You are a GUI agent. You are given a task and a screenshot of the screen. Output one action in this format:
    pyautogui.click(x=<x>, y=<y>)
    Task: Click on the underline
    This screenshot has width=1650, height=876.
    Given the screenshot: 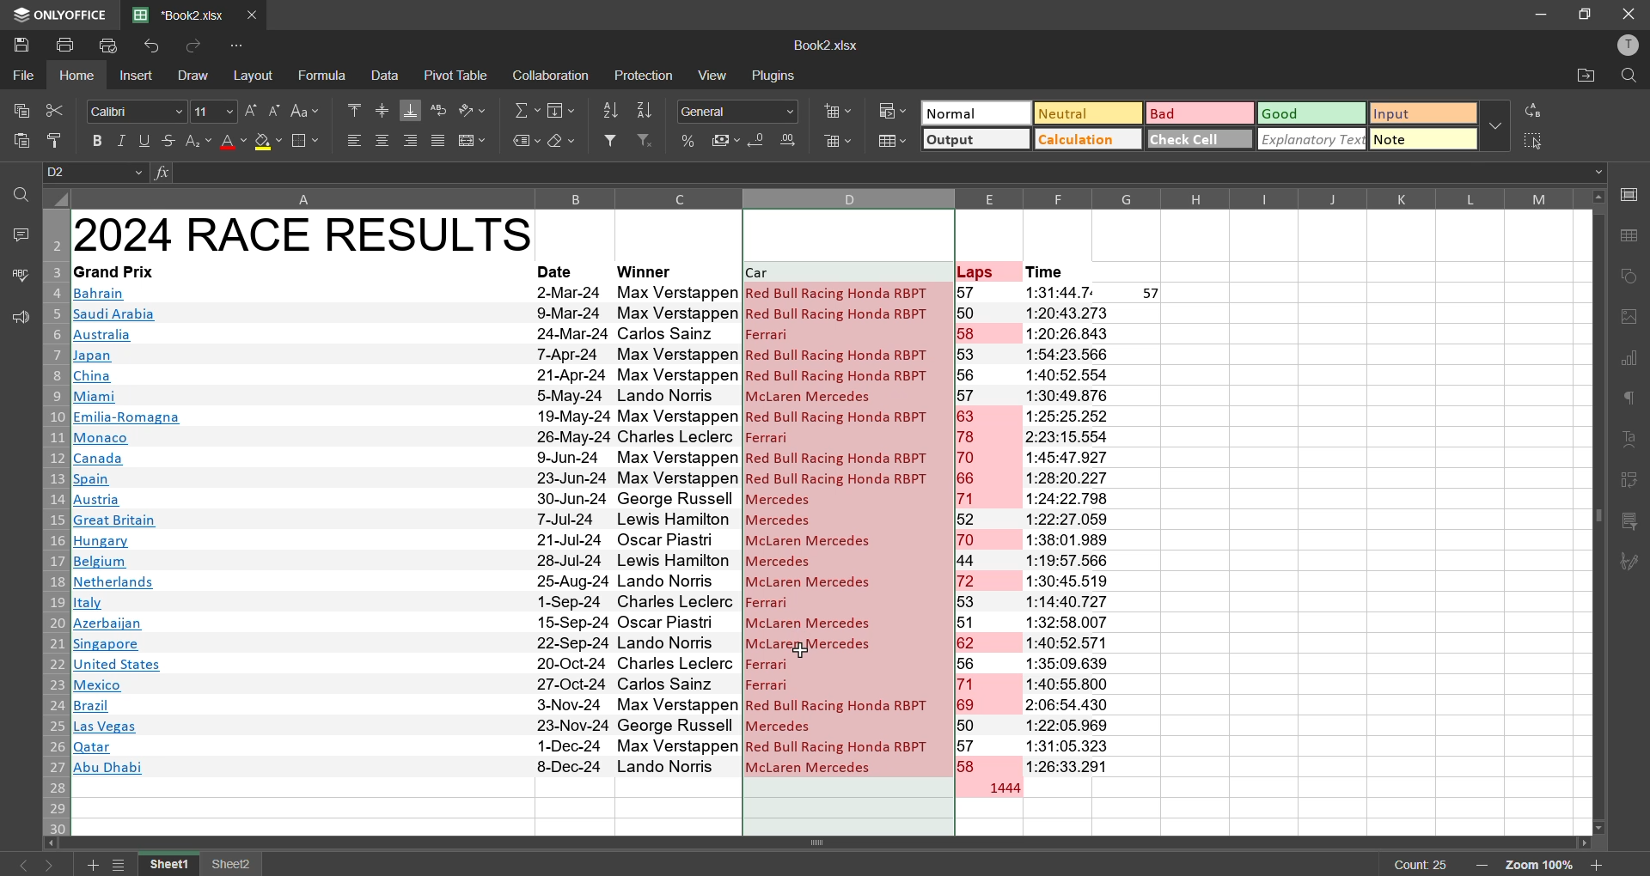 What is the action you would take?
    pyautogui.click(x=145, y=139)
    